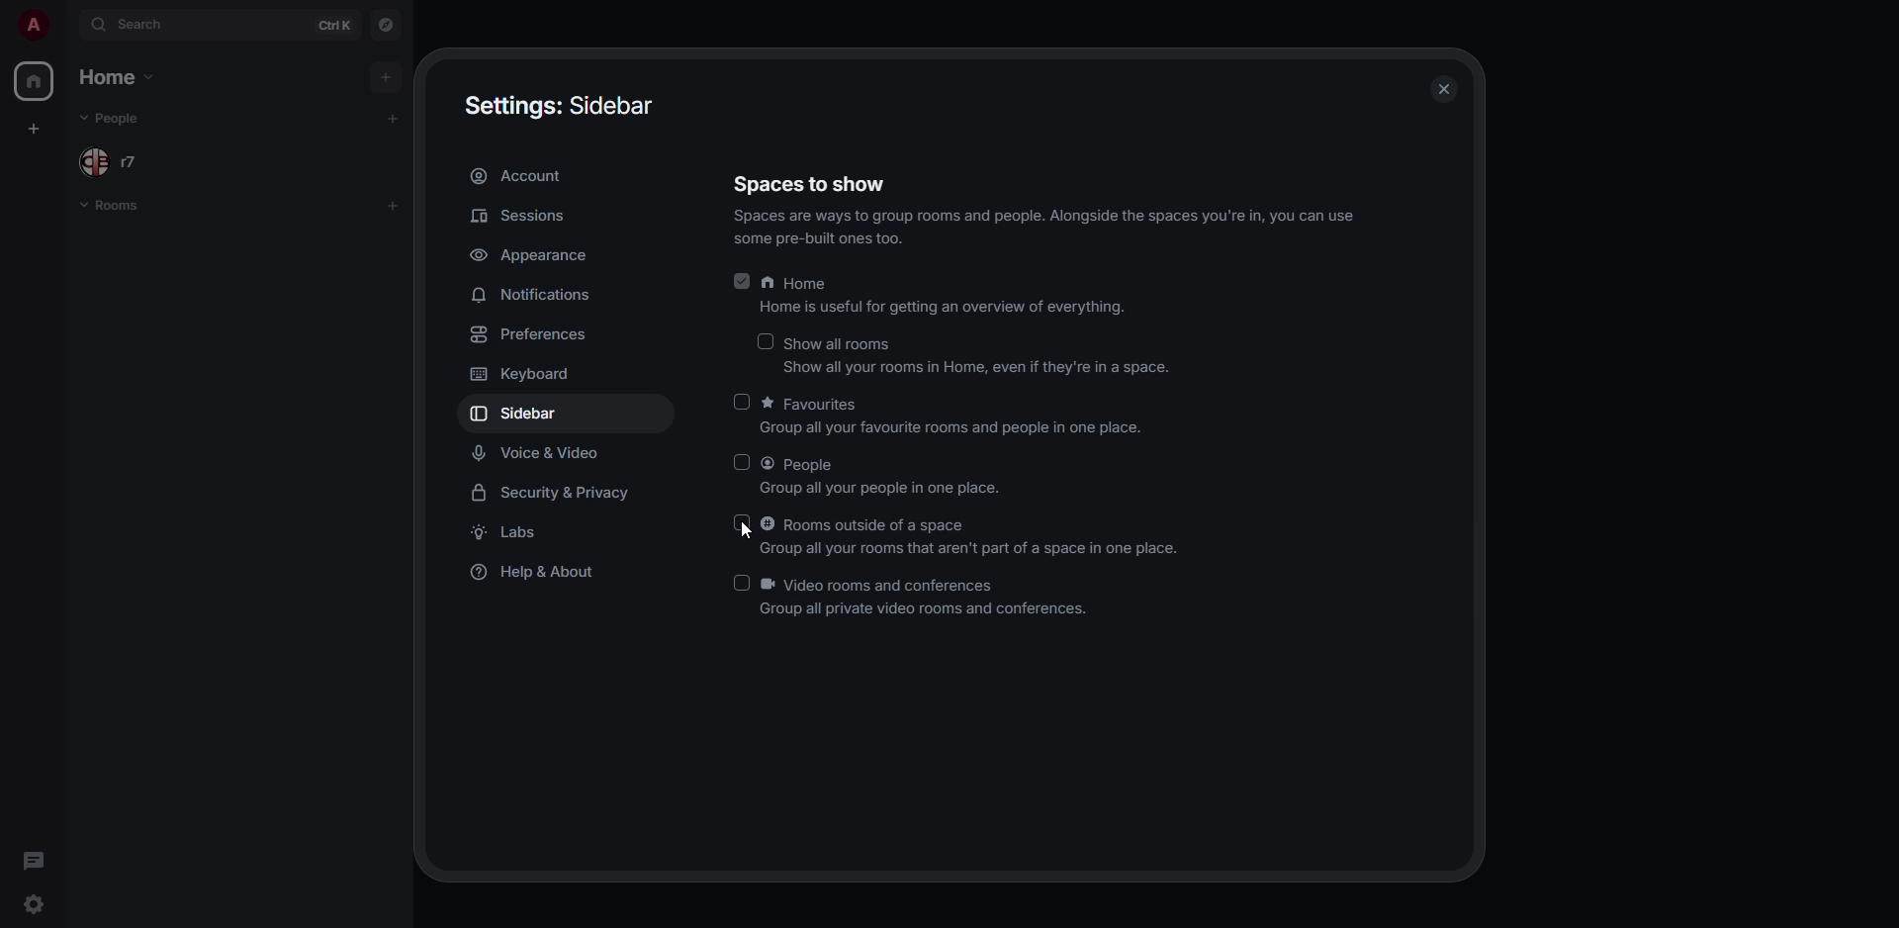  What do you see at coordinates (336, 24) in the screenshot?
I see `ctrl K` at bounding box center [336, 24].